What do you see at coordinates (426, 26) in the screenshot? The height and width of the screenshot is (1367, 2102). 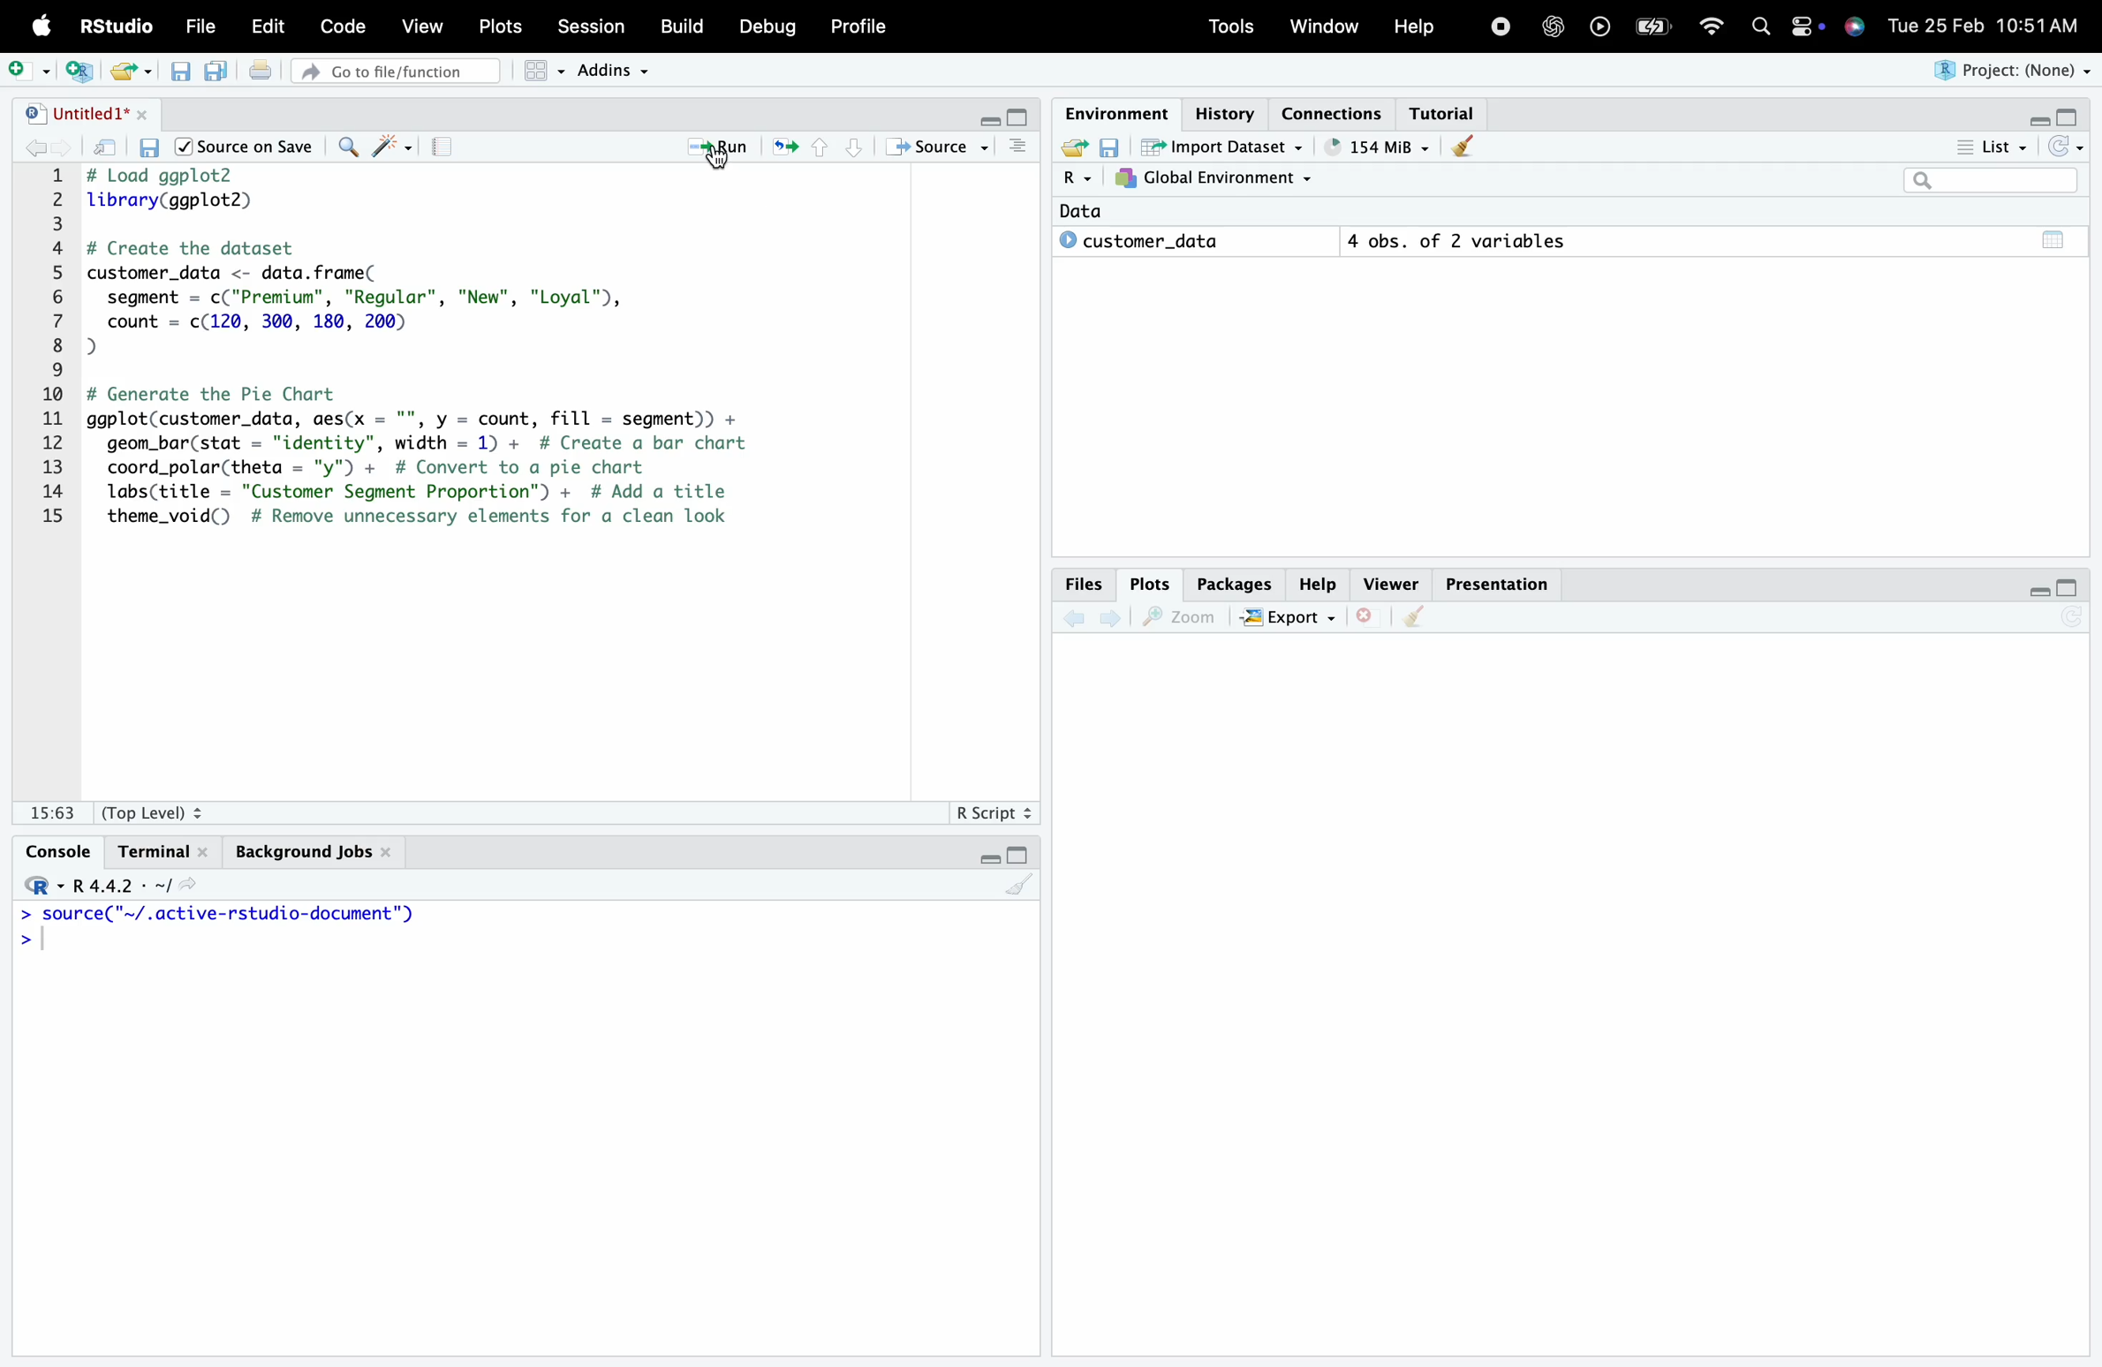 I see `View` at bounding box center [426, 26].